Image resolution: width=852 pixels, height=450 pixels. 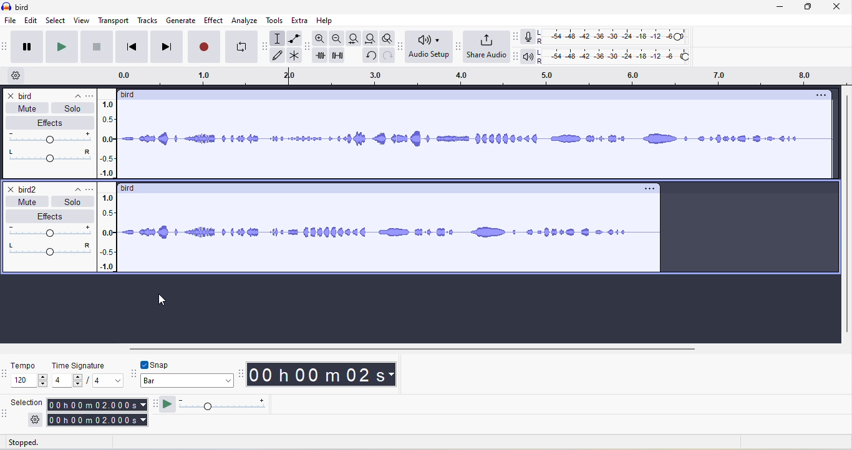 I want to click on tracks, so click(x=148, y=21).